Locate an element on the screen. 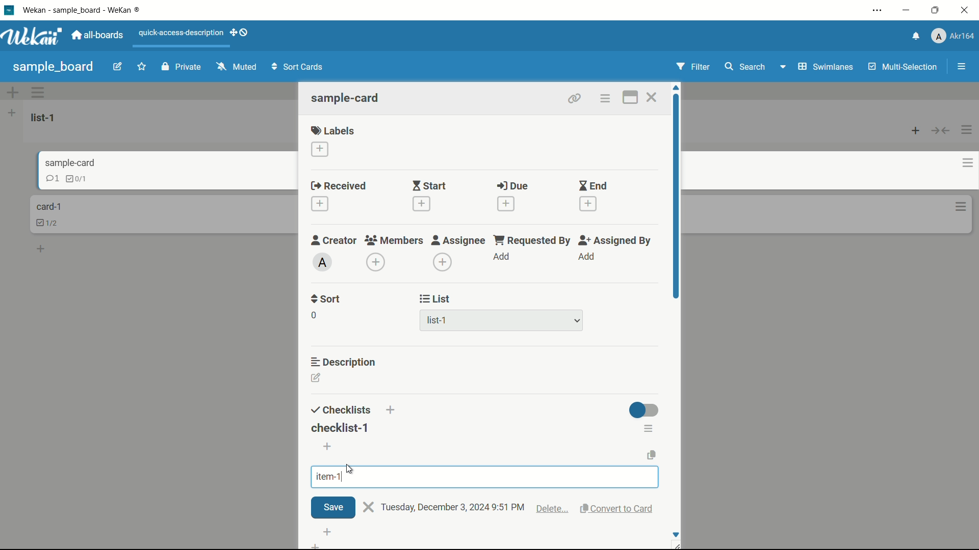 This screenshot has height=550, width=979. labels is located at coordinates (333, 130).